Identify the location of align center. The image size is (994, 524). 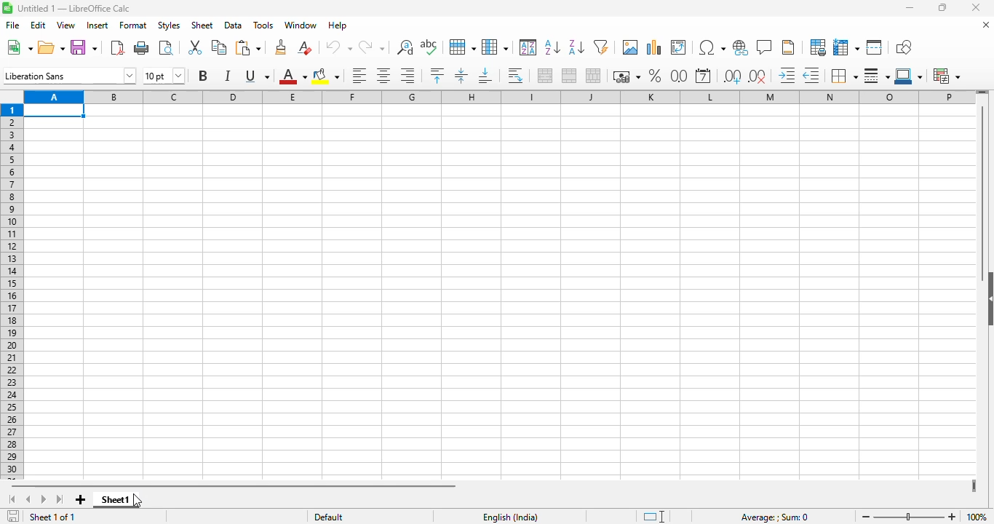
(384, 76).